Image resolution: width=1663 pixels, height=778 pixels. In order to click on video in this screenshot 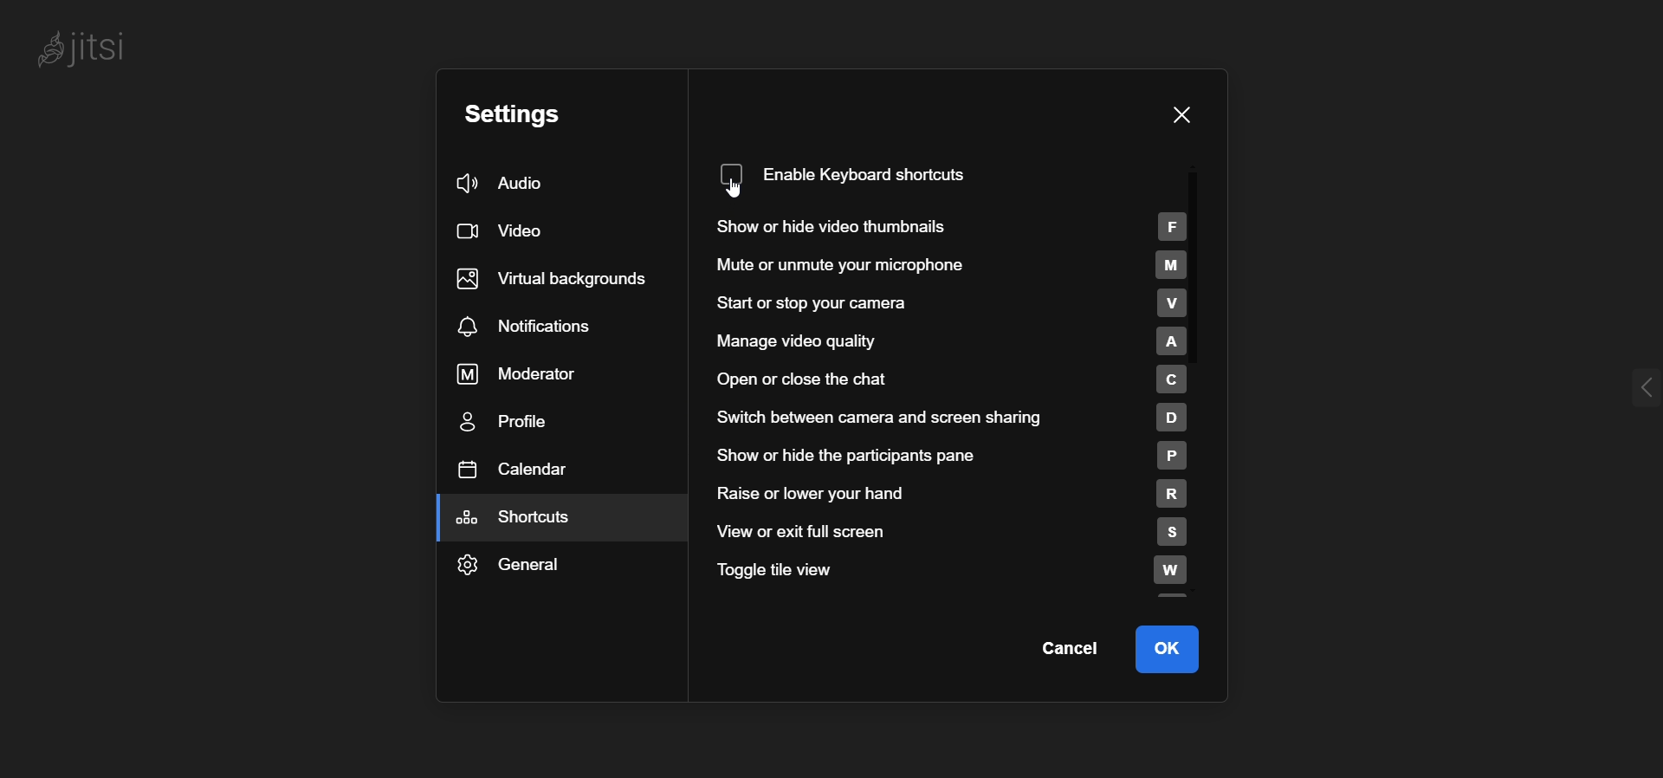, I will do `click(504, 230)`.